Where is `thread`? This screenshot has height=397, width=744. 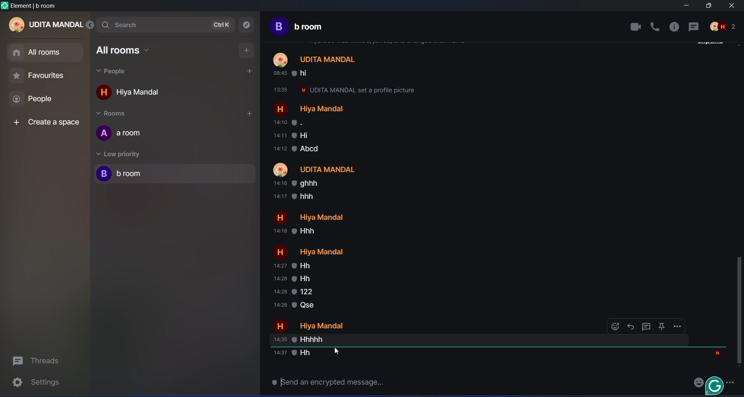 thread is located at coordinates (36, 362).